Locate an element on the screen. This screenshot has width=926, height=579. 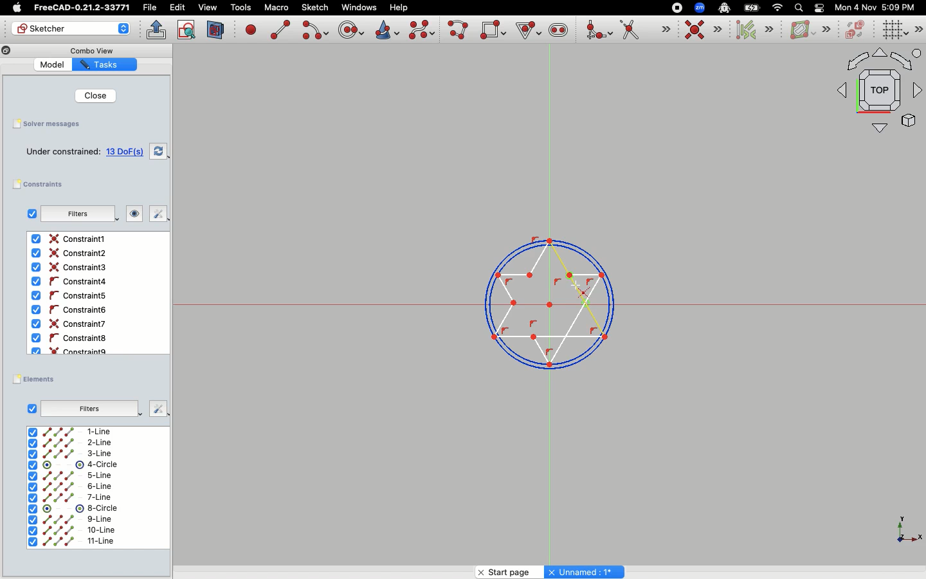
Contraint3 is located at coordinates (71, 268).